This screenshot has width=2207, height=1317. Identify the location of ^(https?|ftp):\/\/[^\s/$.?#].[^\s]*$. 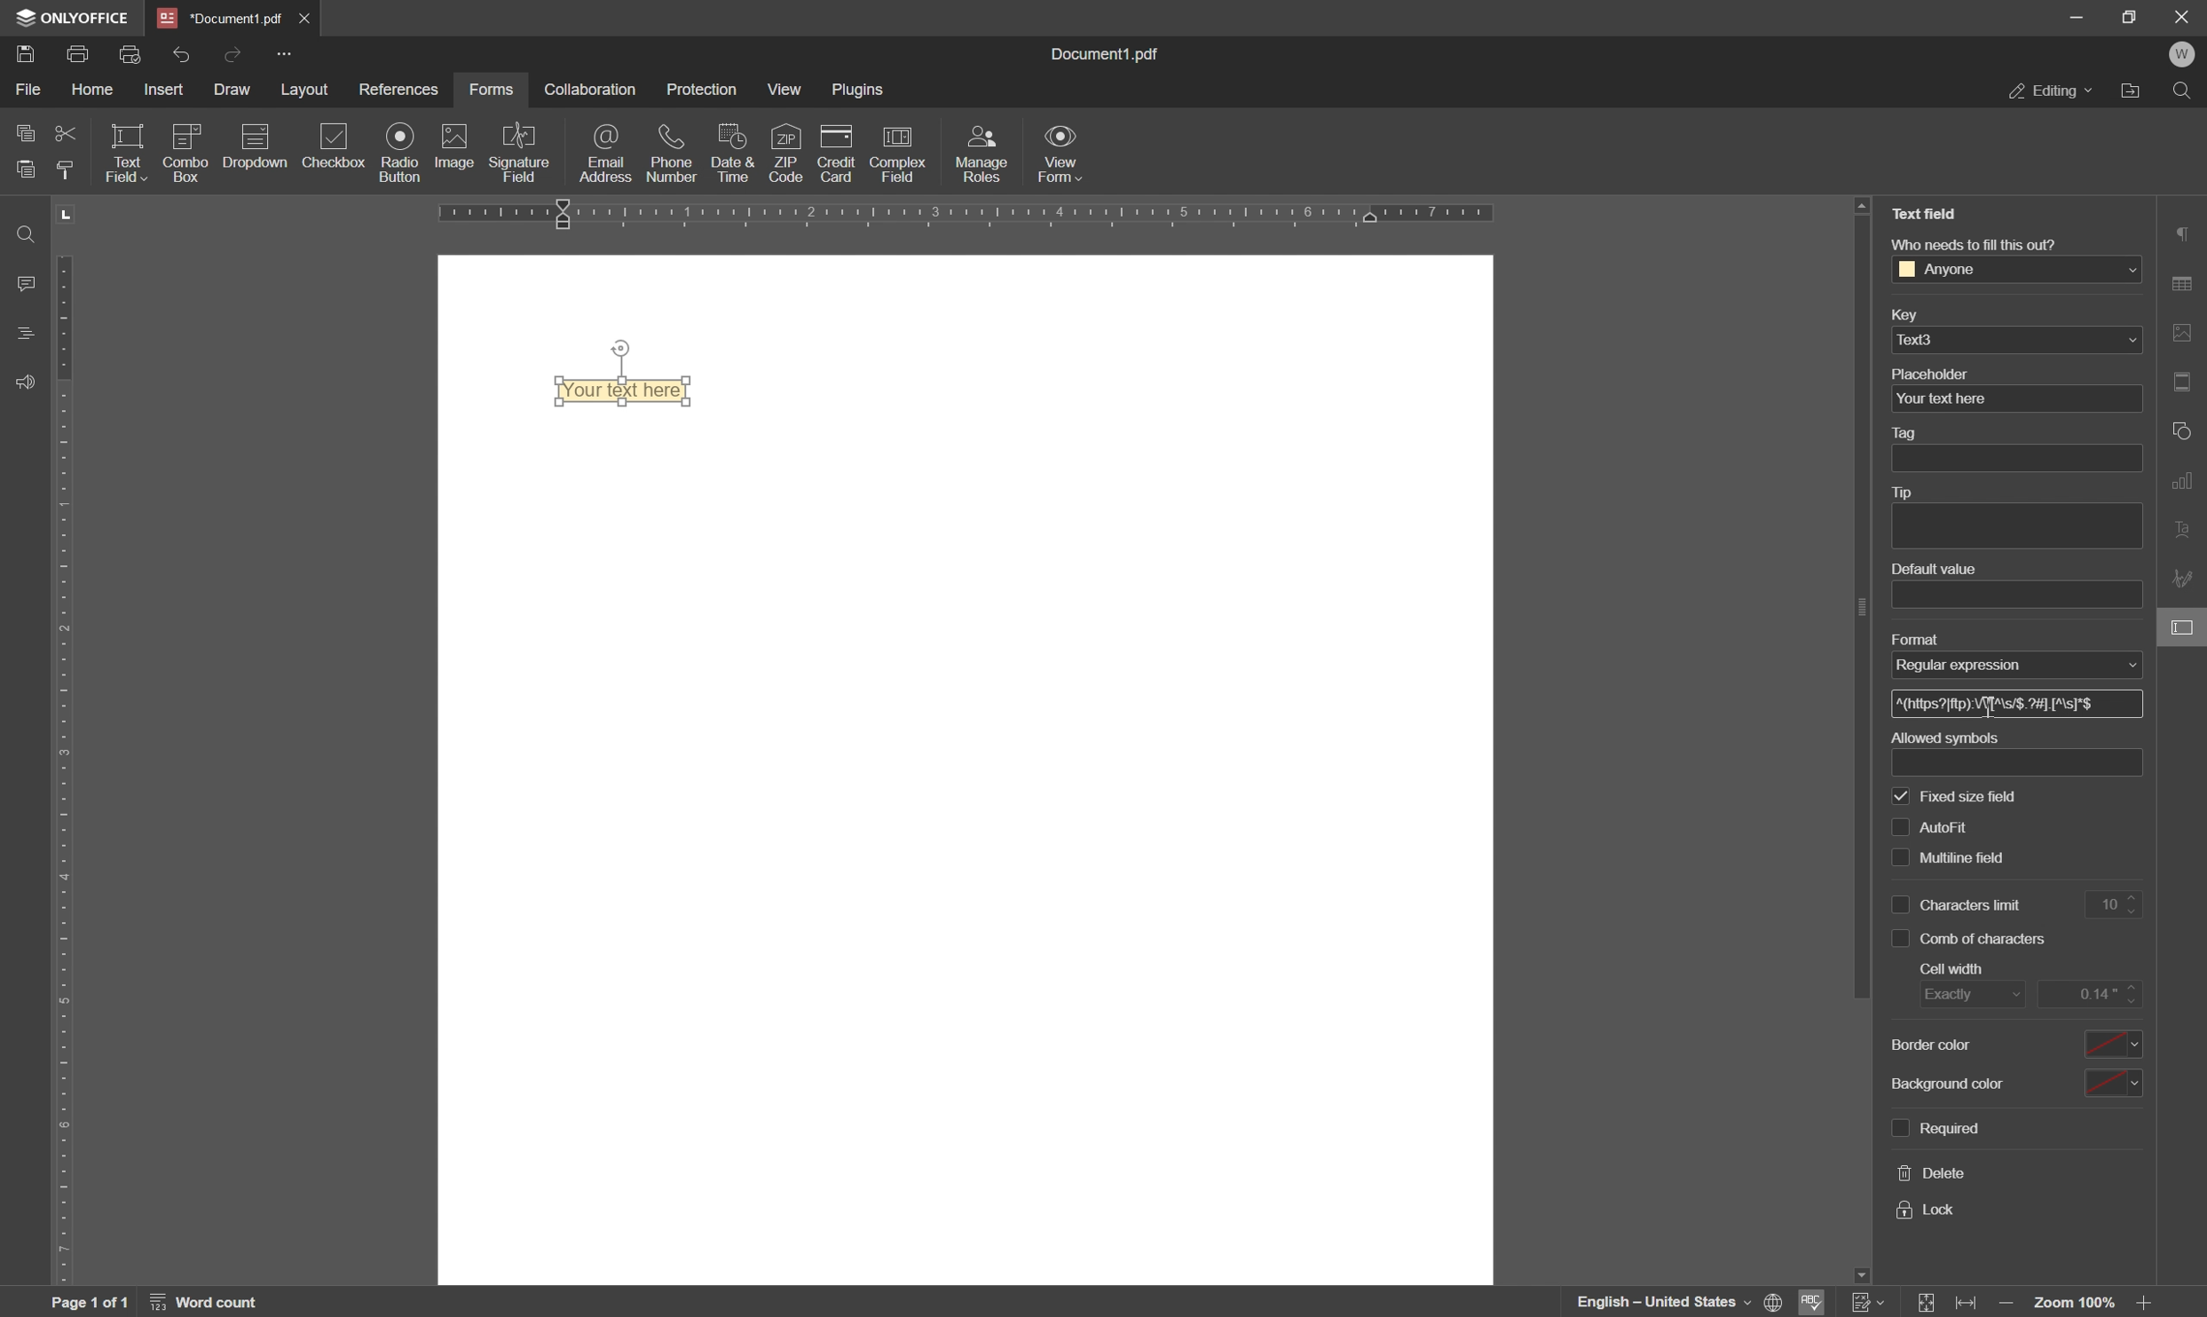
(2002, 705).